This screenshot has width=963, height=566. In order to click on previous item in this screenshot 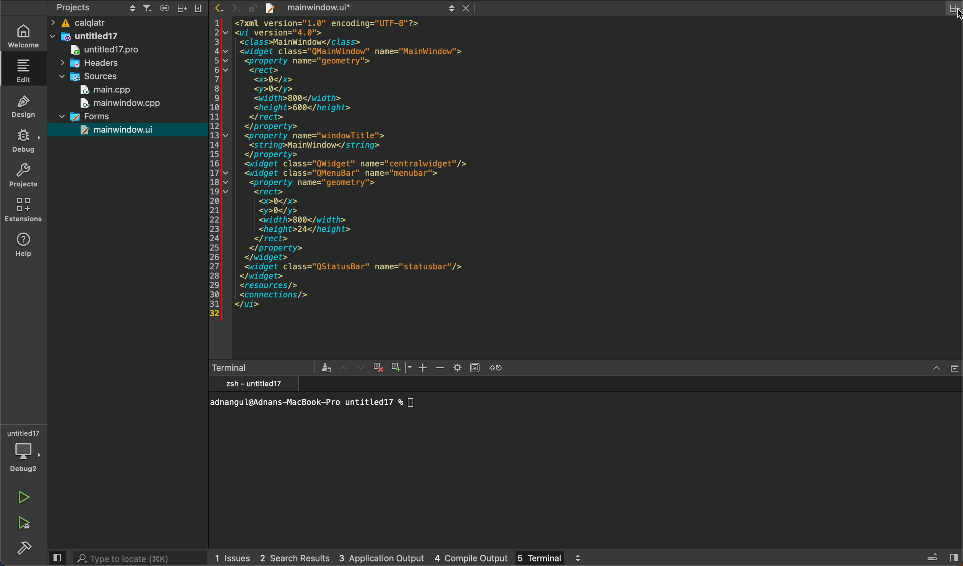, I will do `click(345, 368)`.